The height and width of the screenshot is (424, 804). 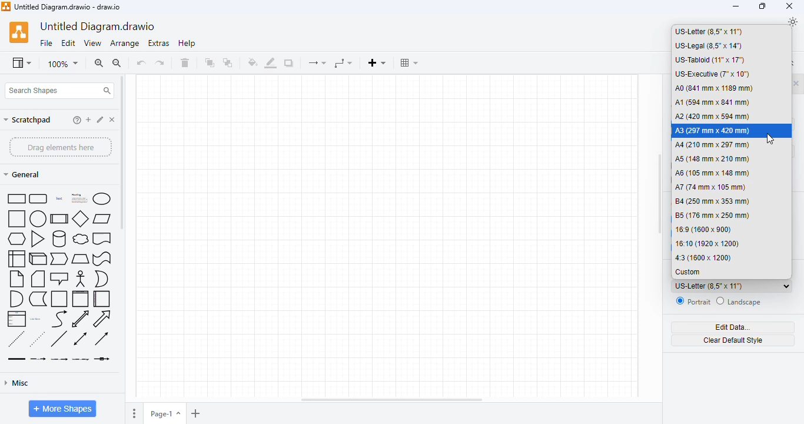 I want to click on A7, so click(x=710, y=187).